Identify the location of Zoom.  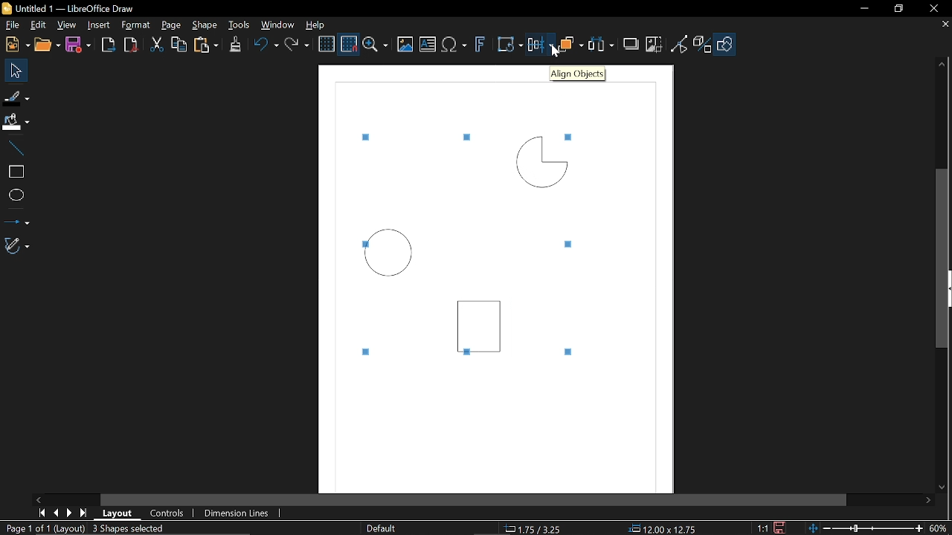
(939, 528).